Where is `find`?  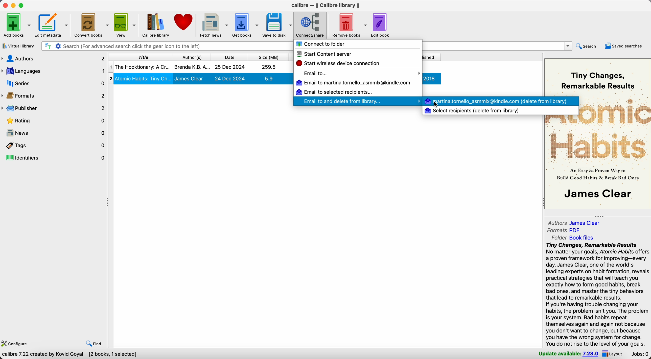 find is located at coordinates (94, 344).